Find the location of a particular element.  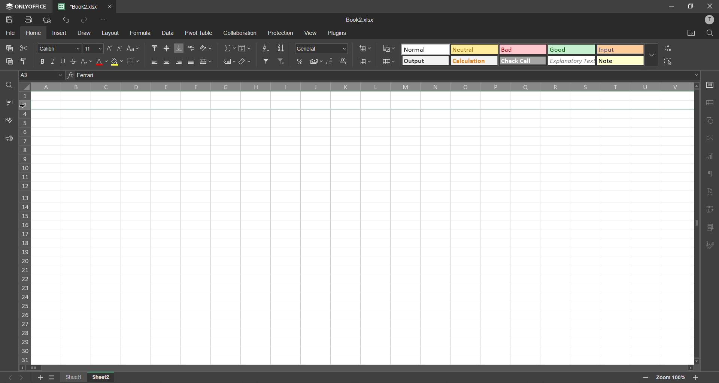

percent is located at coordinates (302, 62).